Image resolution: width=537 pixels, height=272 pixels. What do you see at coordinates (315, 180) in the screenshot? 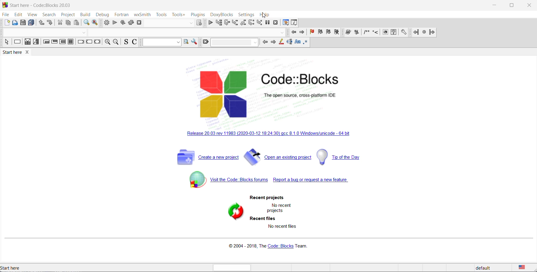
I see `report a bug` at bounding box center [315, 180].